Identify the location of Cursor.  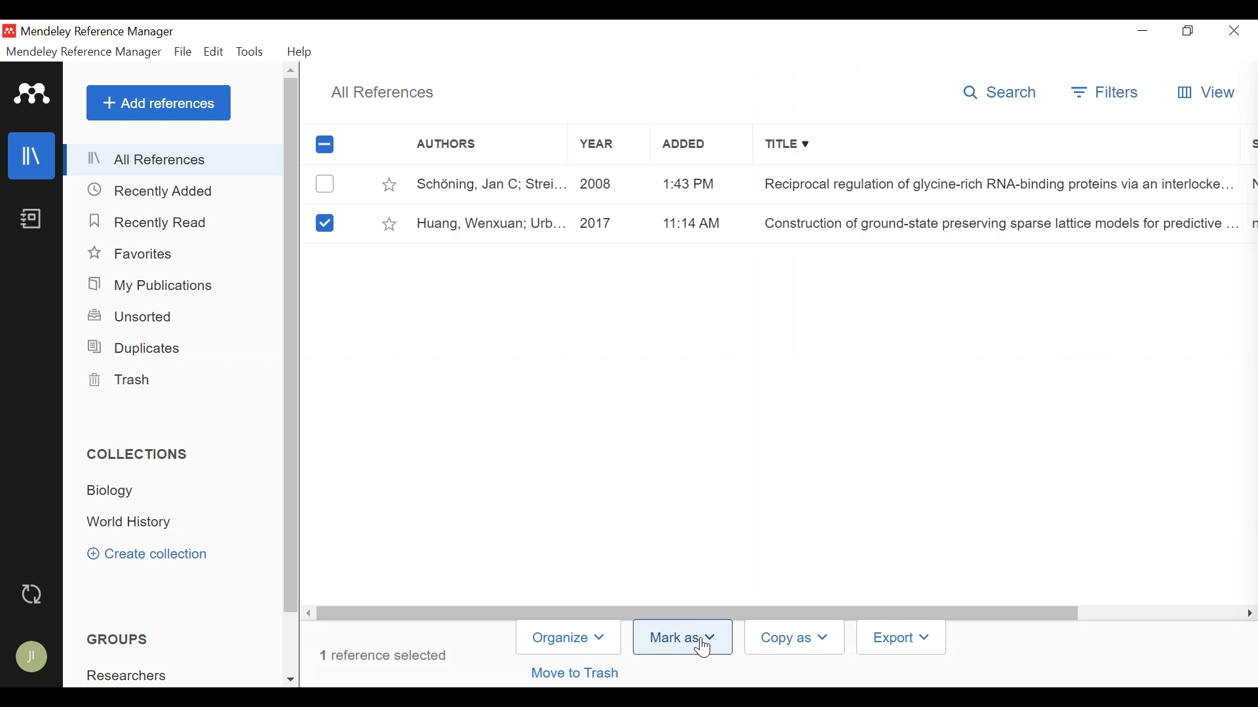
(704, 649).